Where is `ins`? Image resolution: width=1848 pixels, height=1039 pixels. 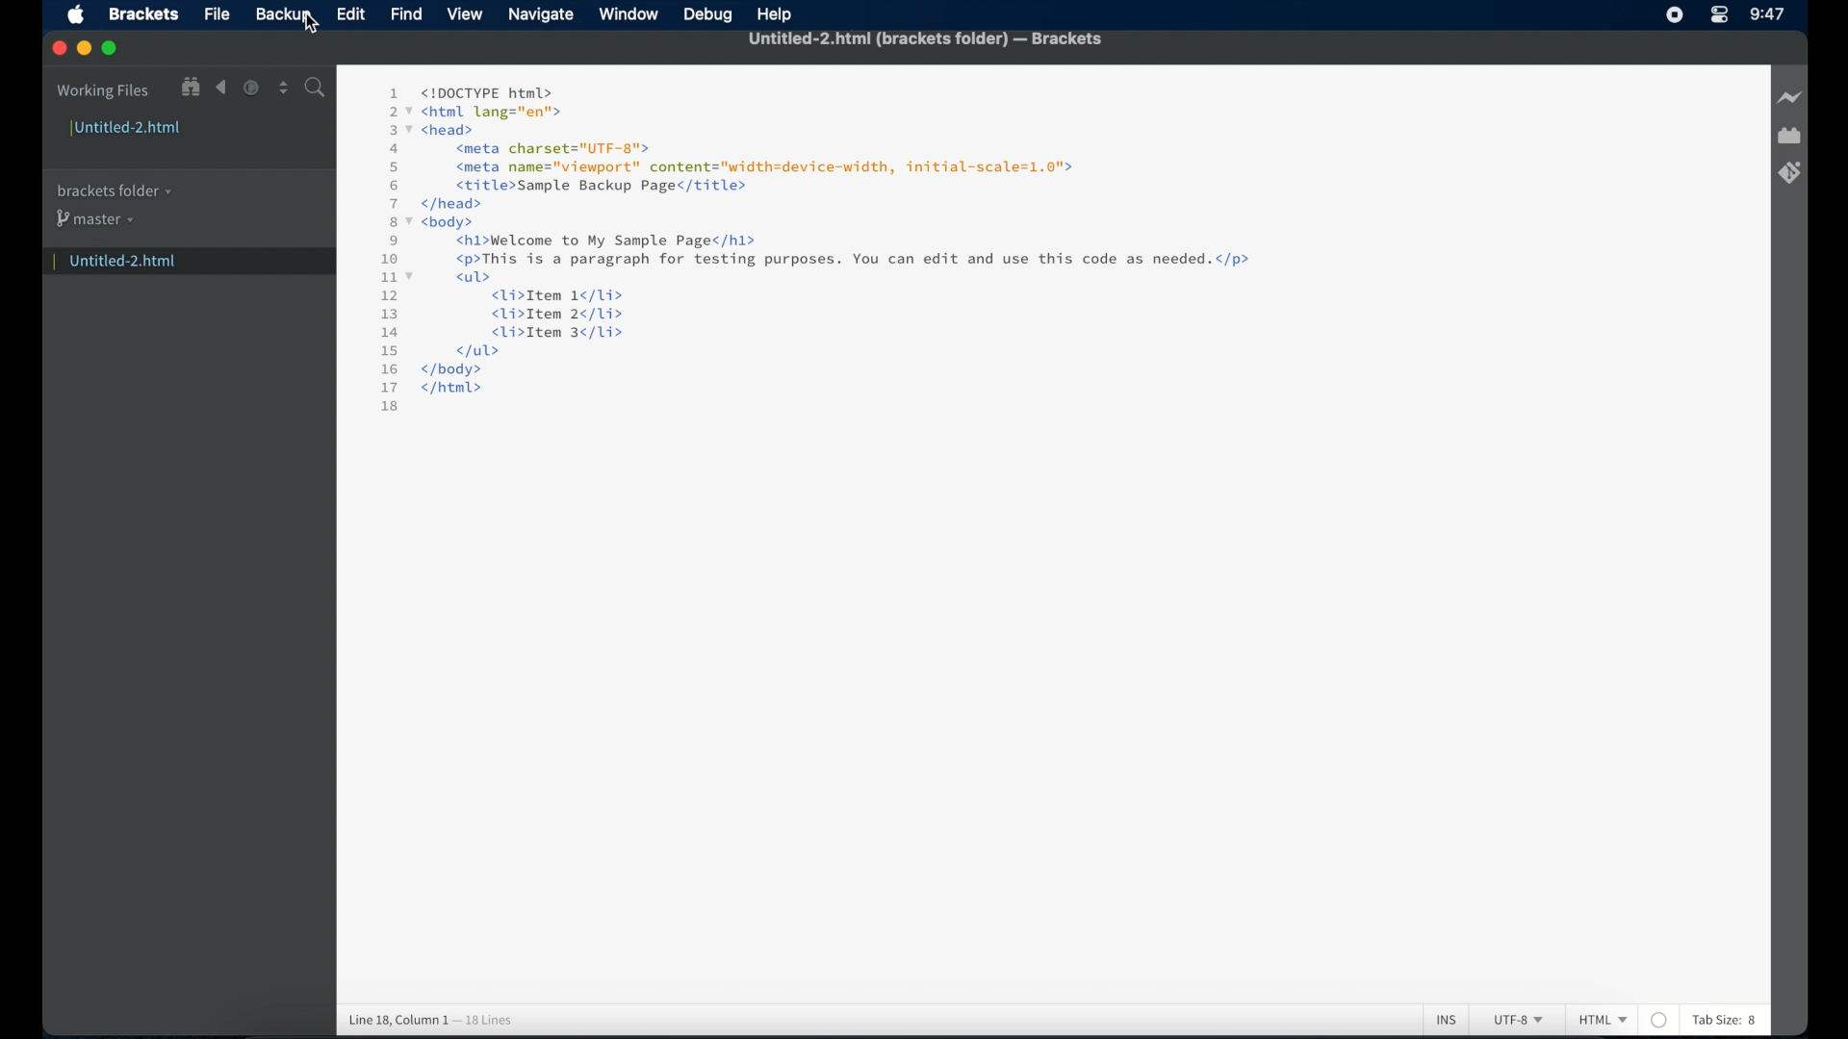 ins is located at coordinates (1447, 1021).